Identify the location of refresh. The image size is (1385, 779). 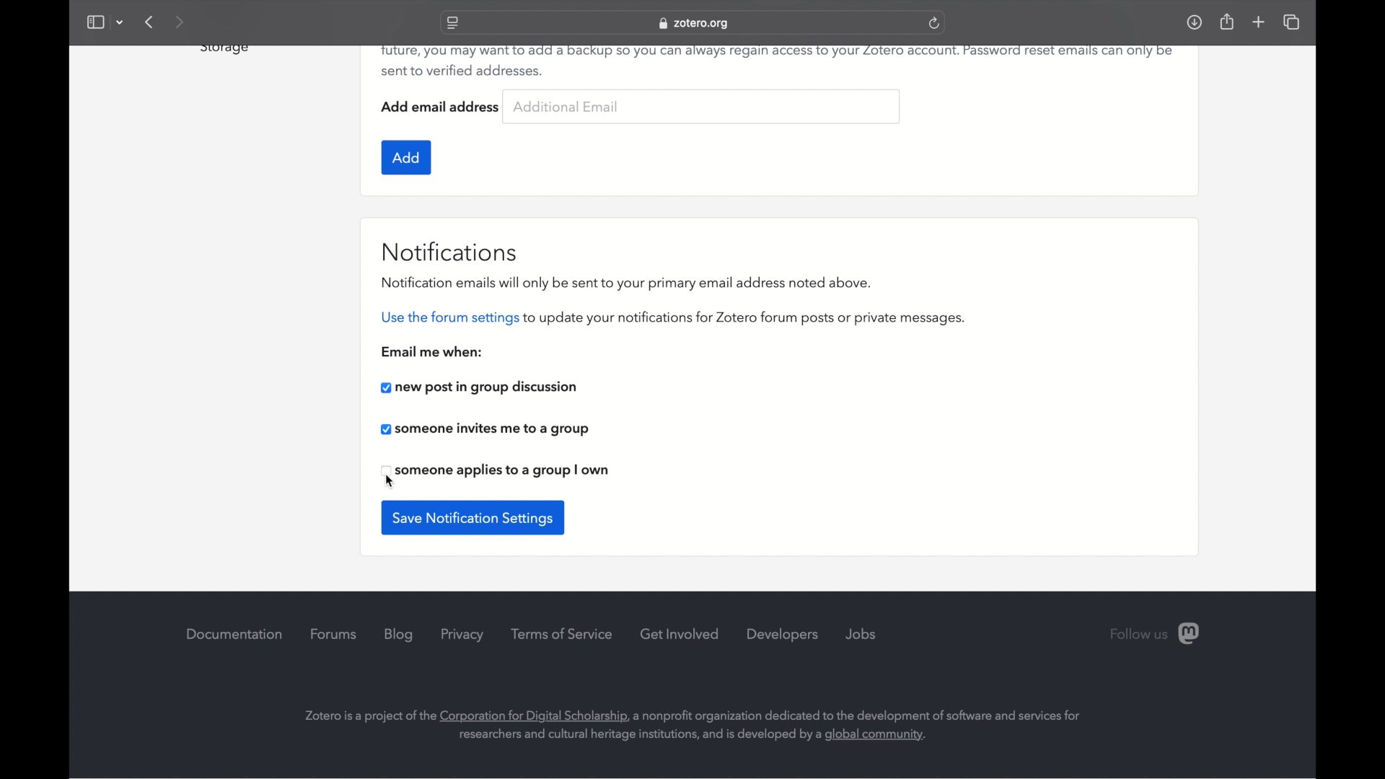
(935, 23).